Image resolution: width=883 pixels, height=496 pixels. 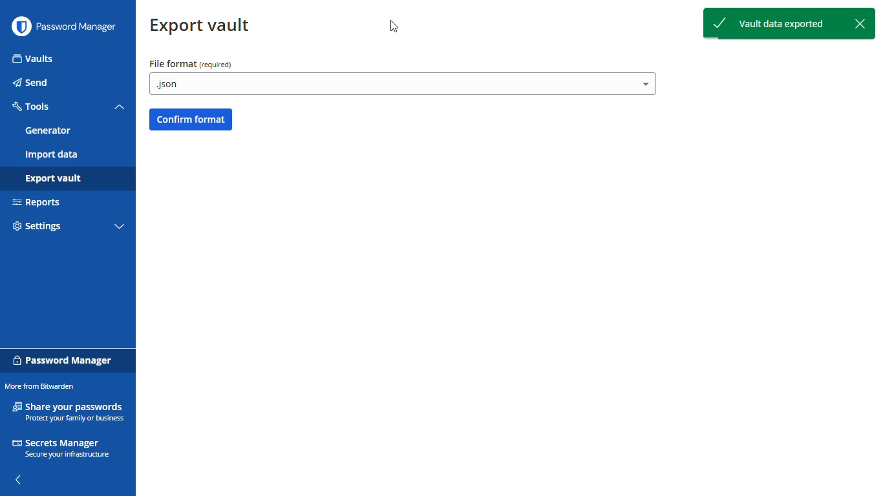 What do you see at coordinates (37, 227) in the screenshot?
I see `settings` at bounding box center [37, 227].